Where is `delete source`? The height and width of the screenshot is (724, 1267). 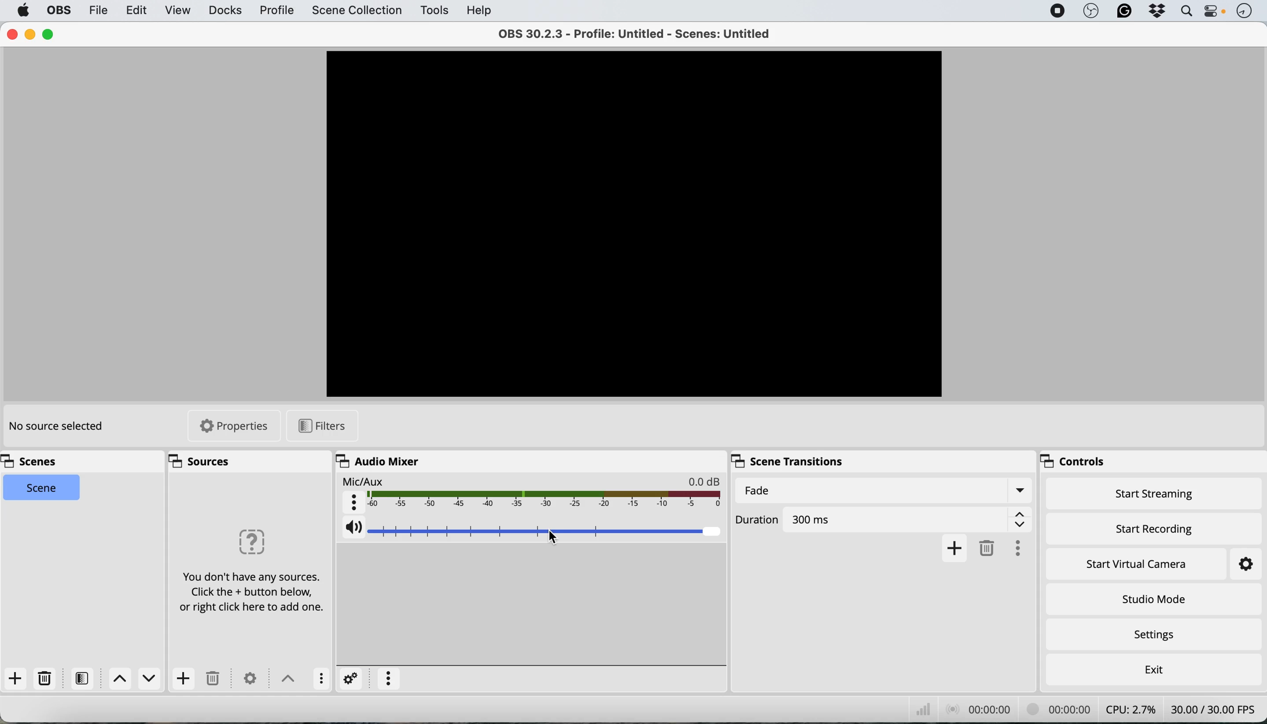
delete source is located at coordinates (215, 679).